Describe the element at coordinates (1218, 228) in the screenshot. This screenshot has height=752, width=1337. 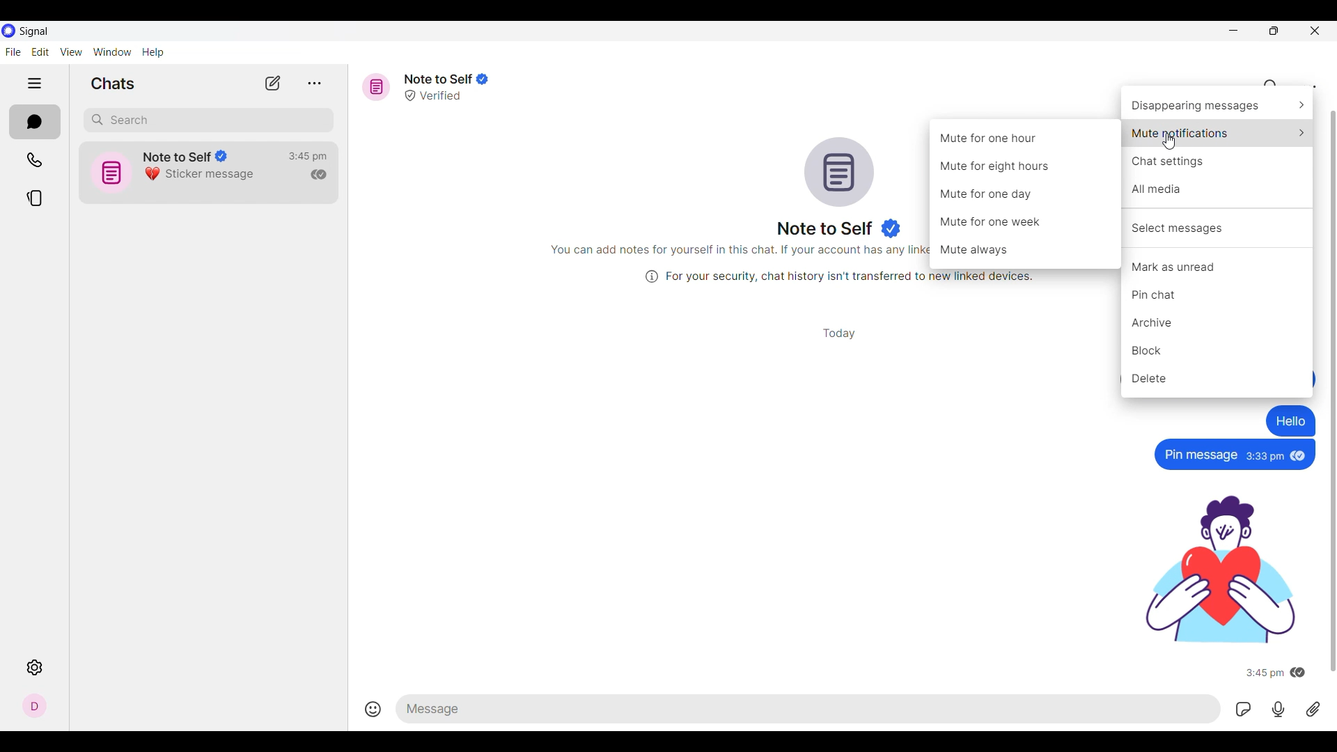
I see `Select messages` at that location.